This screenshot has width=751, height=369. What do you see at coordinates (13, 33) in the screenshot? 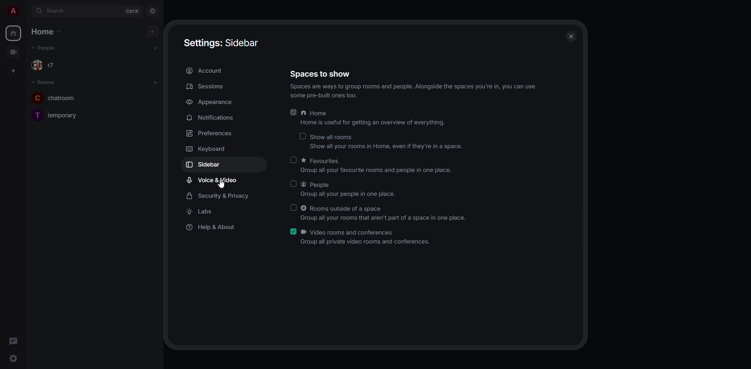
I see `home` at bounding box center [13, 33].